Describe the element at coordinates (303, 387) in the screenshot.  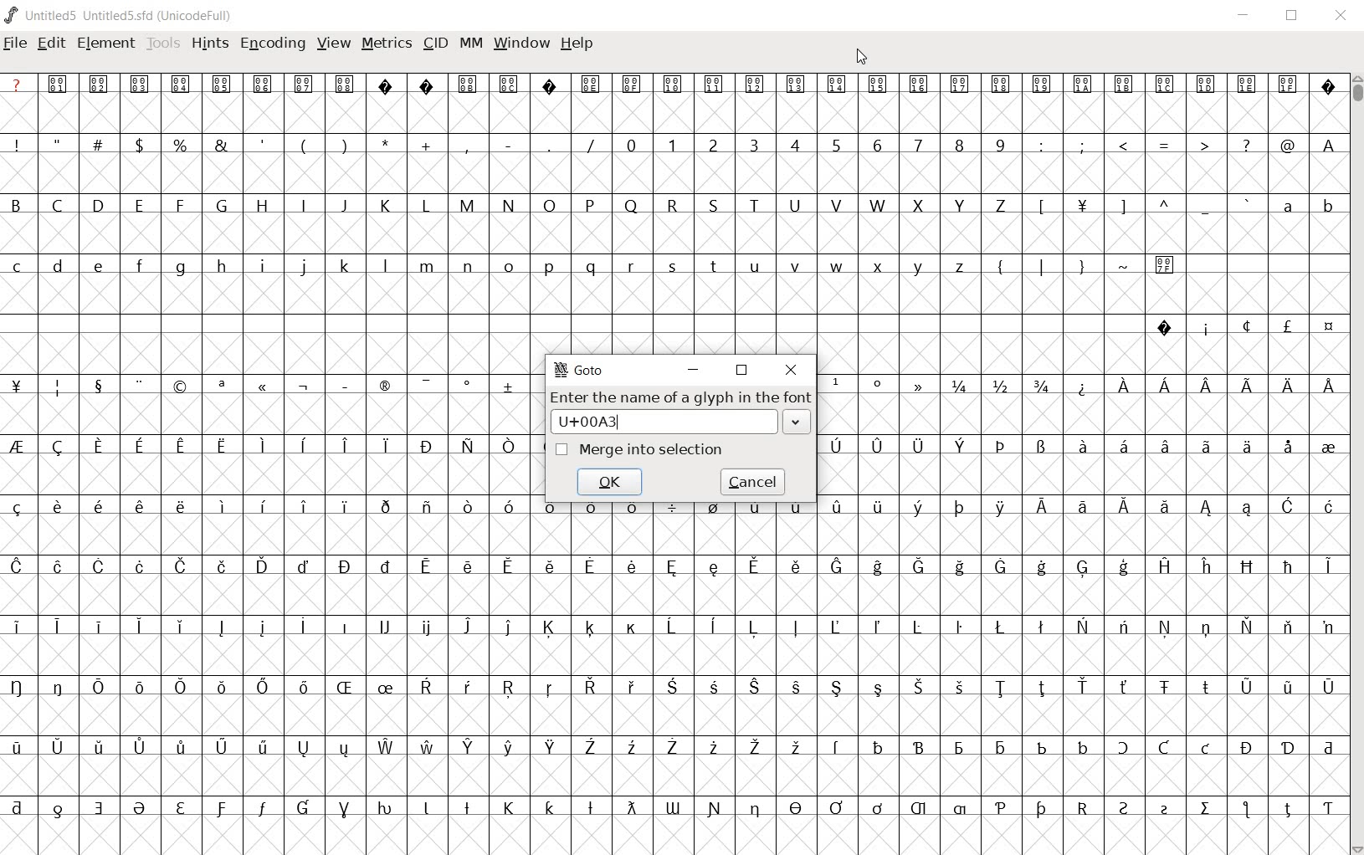
I see `Symbol` at that location.